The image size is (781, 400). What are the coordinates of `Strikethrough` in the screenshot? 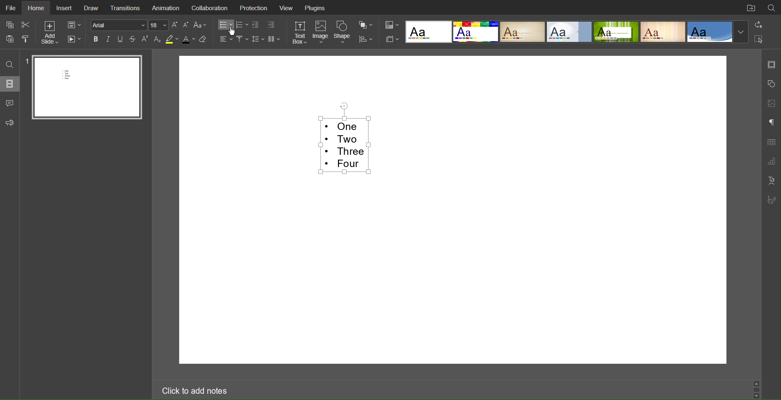 It's located at (133, 39).